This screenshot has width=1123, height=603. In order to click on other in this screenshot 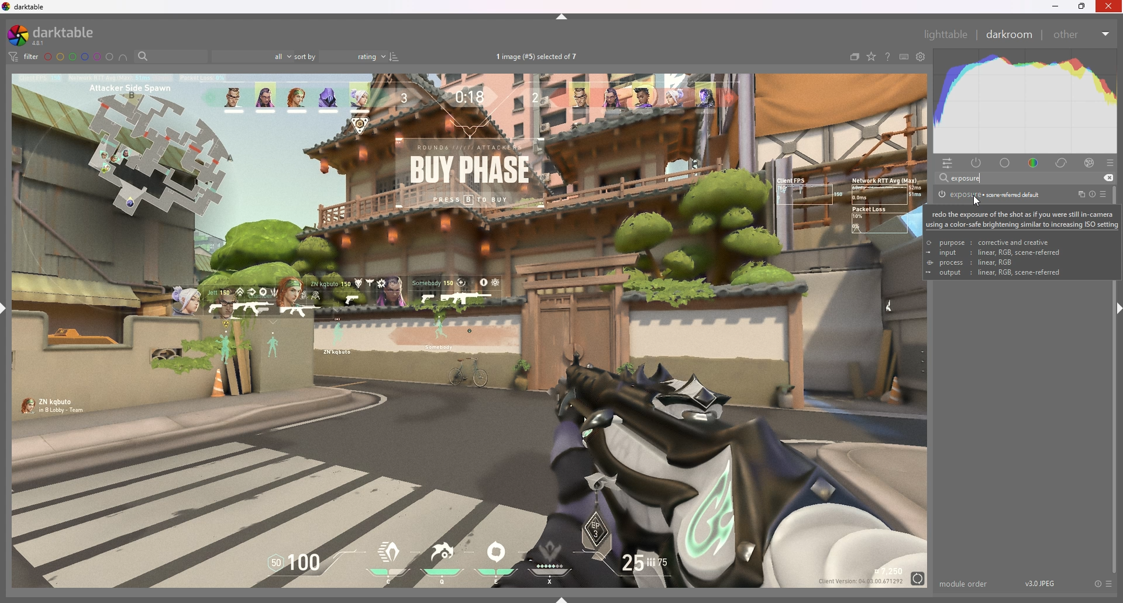, I will do `click(1082, 34)`.